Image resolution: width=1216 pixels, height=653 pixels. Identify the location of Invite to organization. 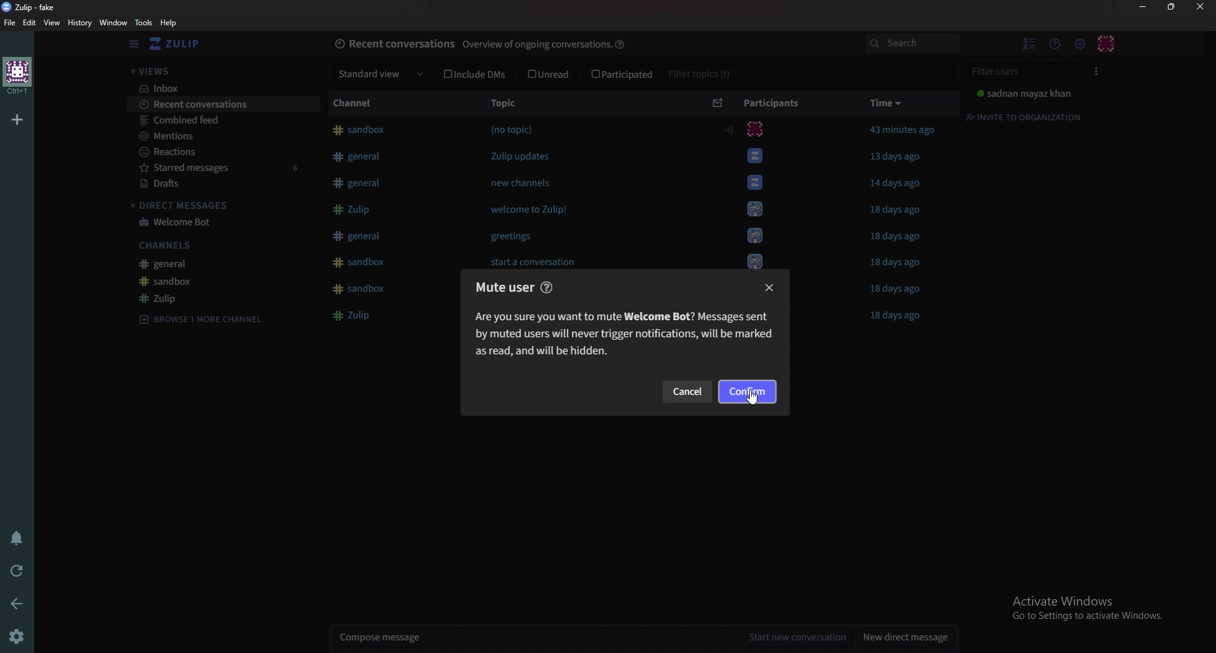
(1027, 116).